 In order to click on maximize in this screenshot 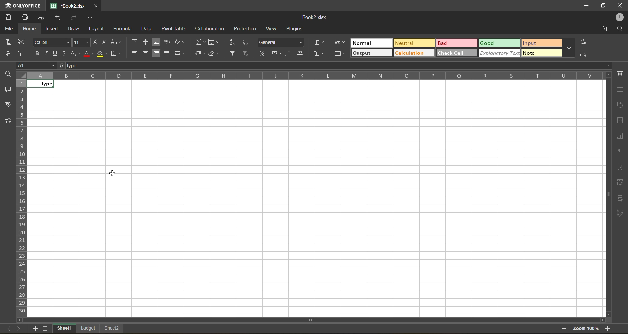, I will do `click(604, 5)`.